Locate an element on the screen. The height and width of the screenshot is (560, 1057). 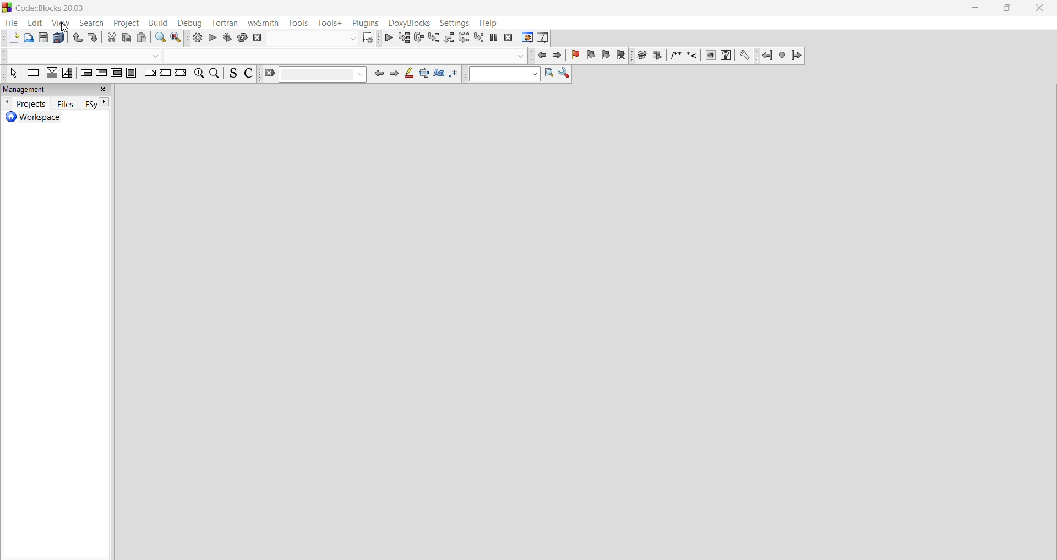
build is located at coordinates (159, 23).